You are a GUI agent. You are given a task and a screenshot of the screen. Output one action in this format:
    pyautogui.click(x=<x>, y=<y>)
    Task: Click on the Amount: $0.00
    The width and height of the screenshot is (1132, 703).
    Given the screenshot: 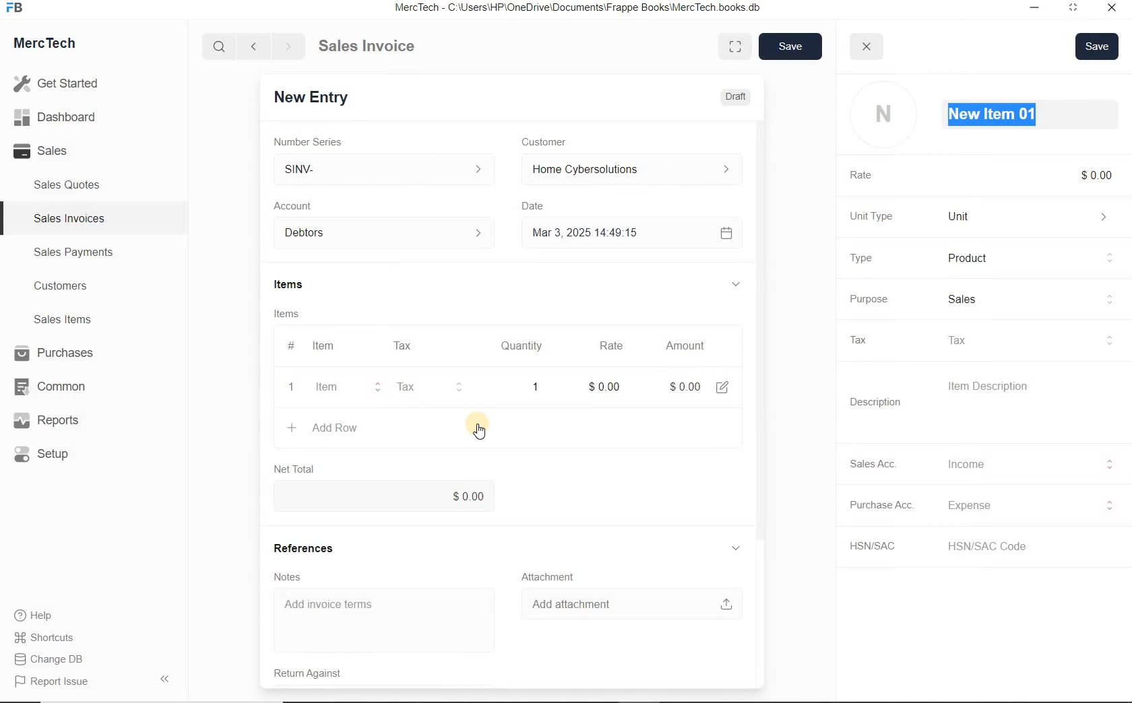 What is the action you would take?
    pyautogui.click(x=681, y=386)
    